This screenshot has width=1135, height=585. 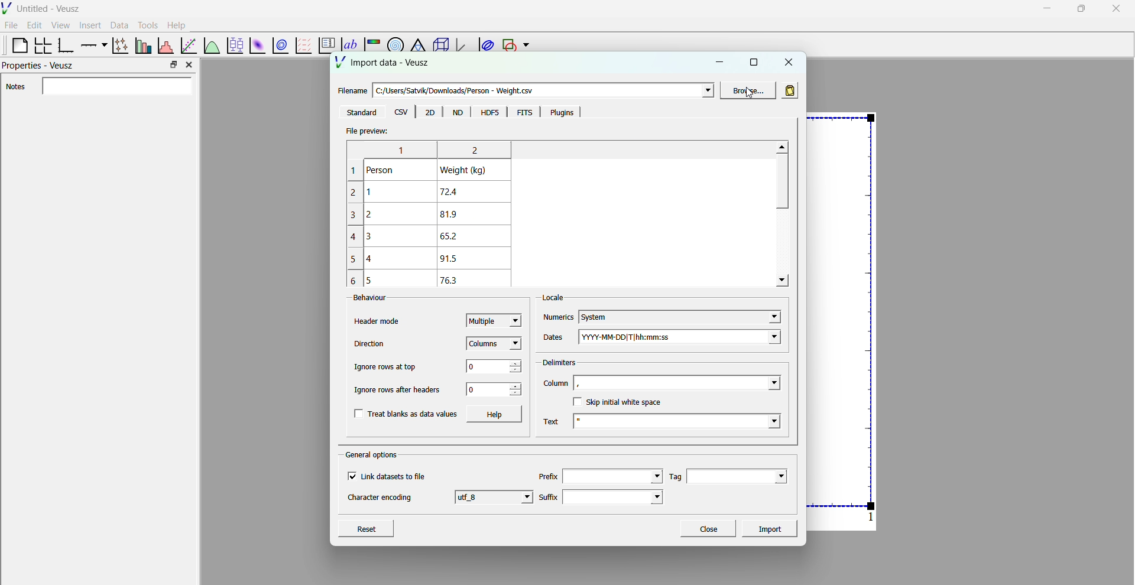 What do you see at coordinates (384, 64) in the screenshot?
I see `Import Data - Veusz` at bounding box center [384, 64].